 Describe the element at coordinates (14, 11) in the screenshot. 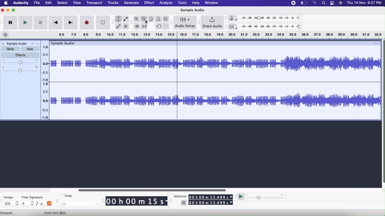

I see `Maximize` at that location.